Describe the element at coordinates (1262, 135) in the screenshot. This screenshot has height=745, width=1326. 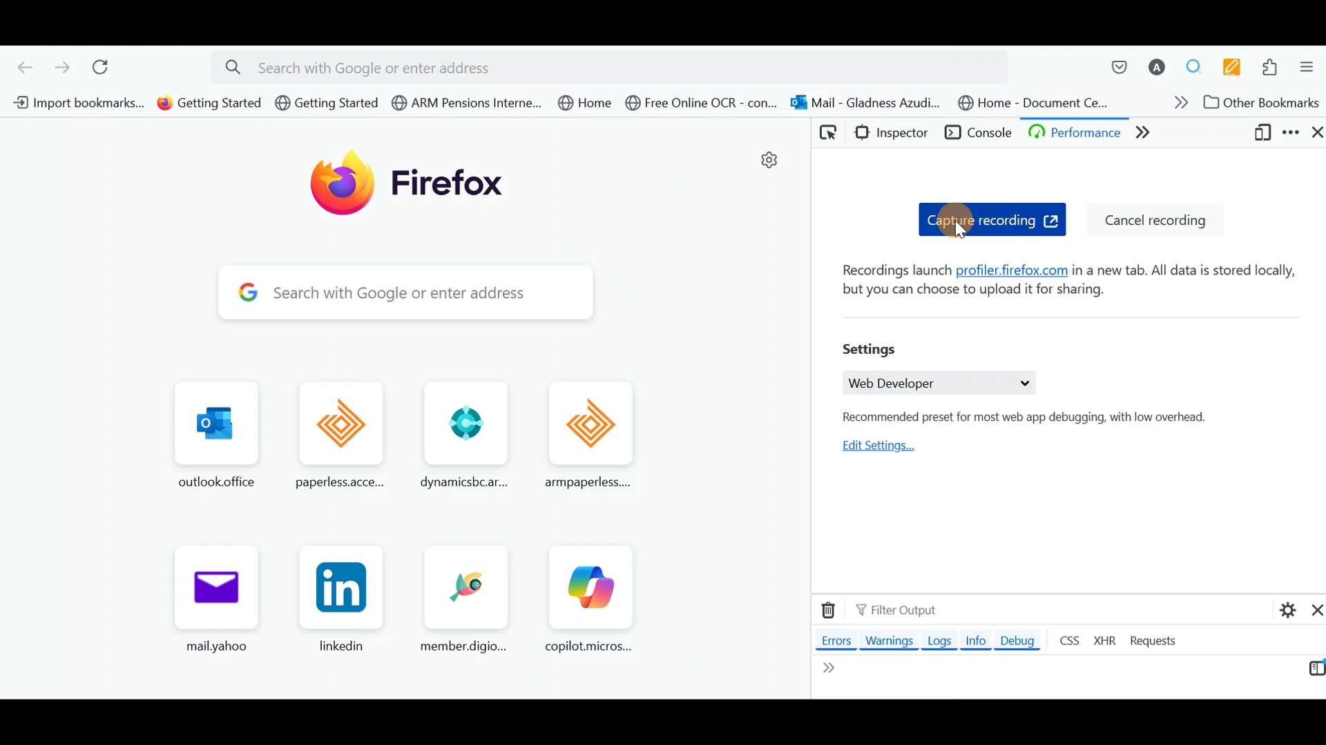
I see `Responsive design mode` at that location.